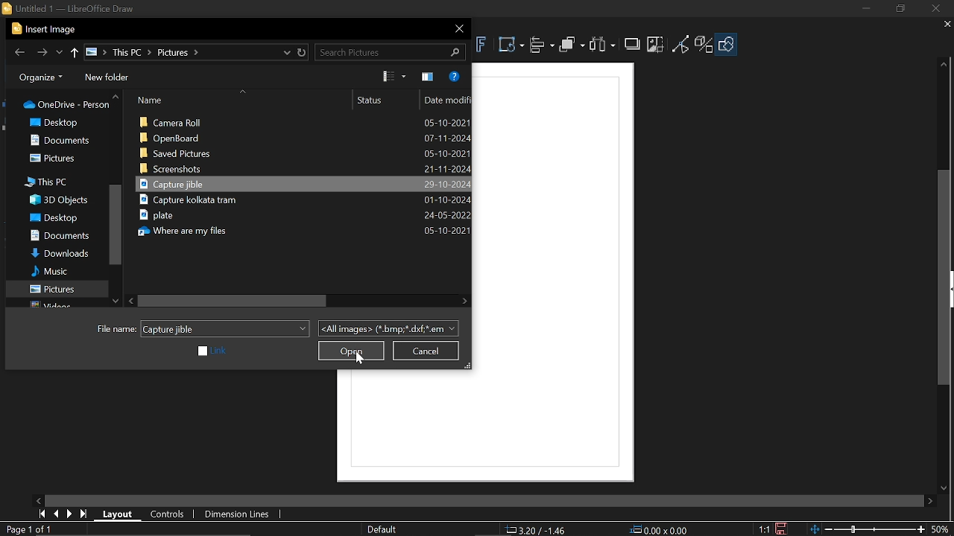 This screenshot has height=536, width=954. I want to click on Folders, so click(58, 202).